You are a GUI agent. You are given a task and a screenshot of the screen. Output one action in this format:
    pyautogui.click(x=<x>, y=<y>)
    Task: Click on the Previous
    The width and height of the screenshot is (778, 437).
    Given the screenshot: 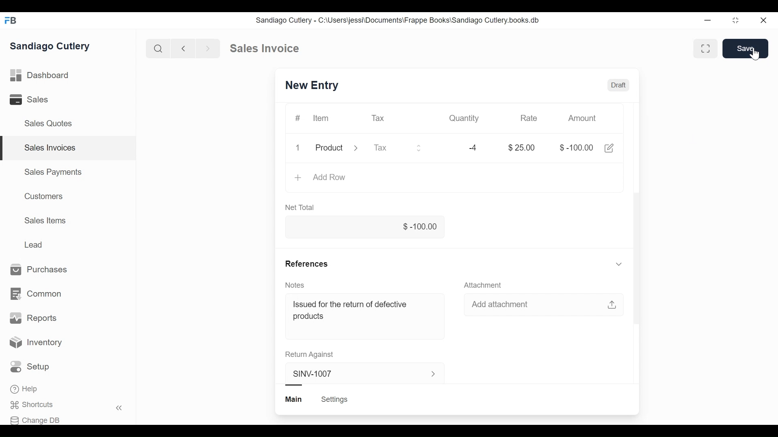 What is the action you would take?
    pyautogui.click(x=184, y=48)
    